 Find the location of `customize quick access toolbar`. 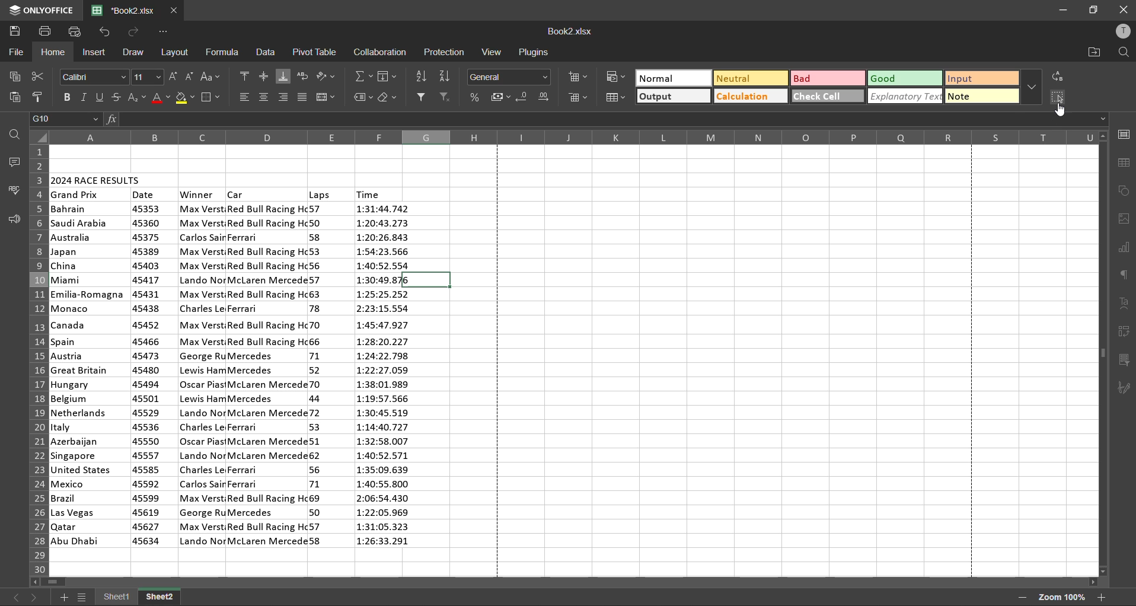

customize quick access toolbar is located at coordinates (164, 31).